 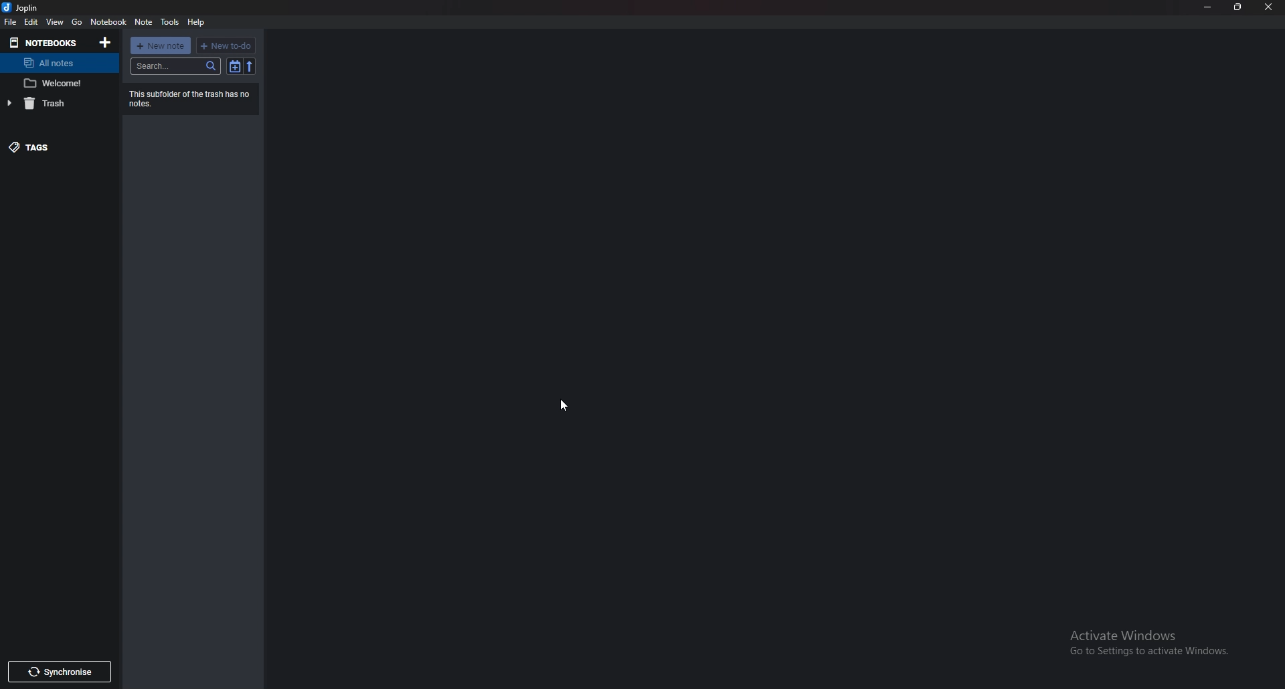 I want to click on note, so click(x=57, y=83).